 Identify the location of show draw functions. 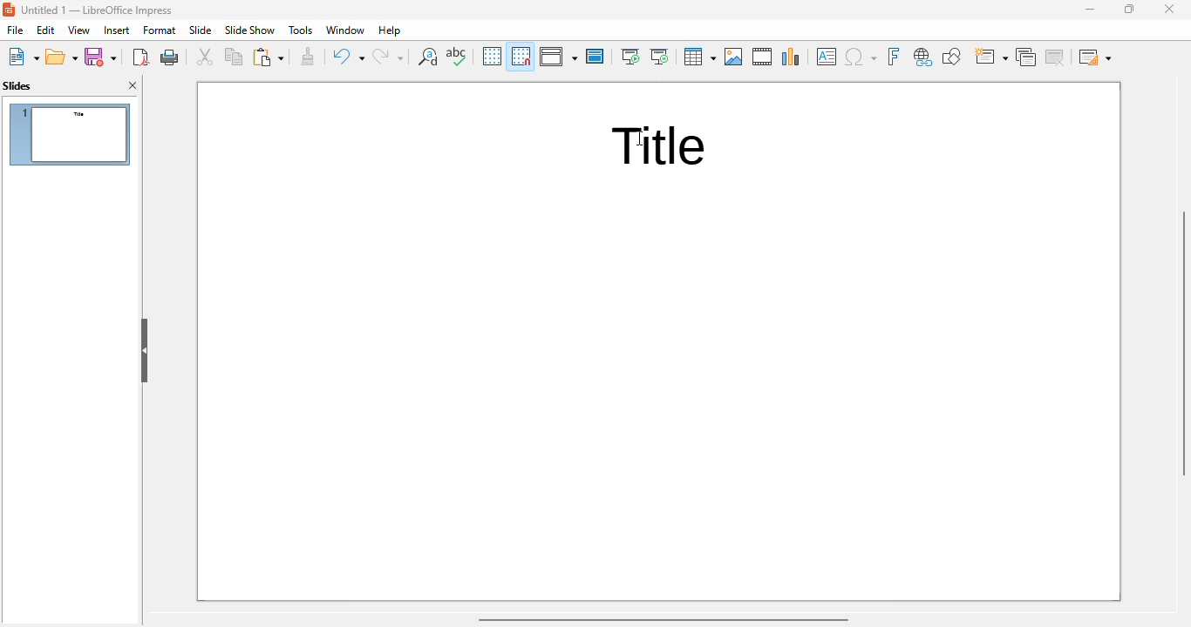
(953, 57).